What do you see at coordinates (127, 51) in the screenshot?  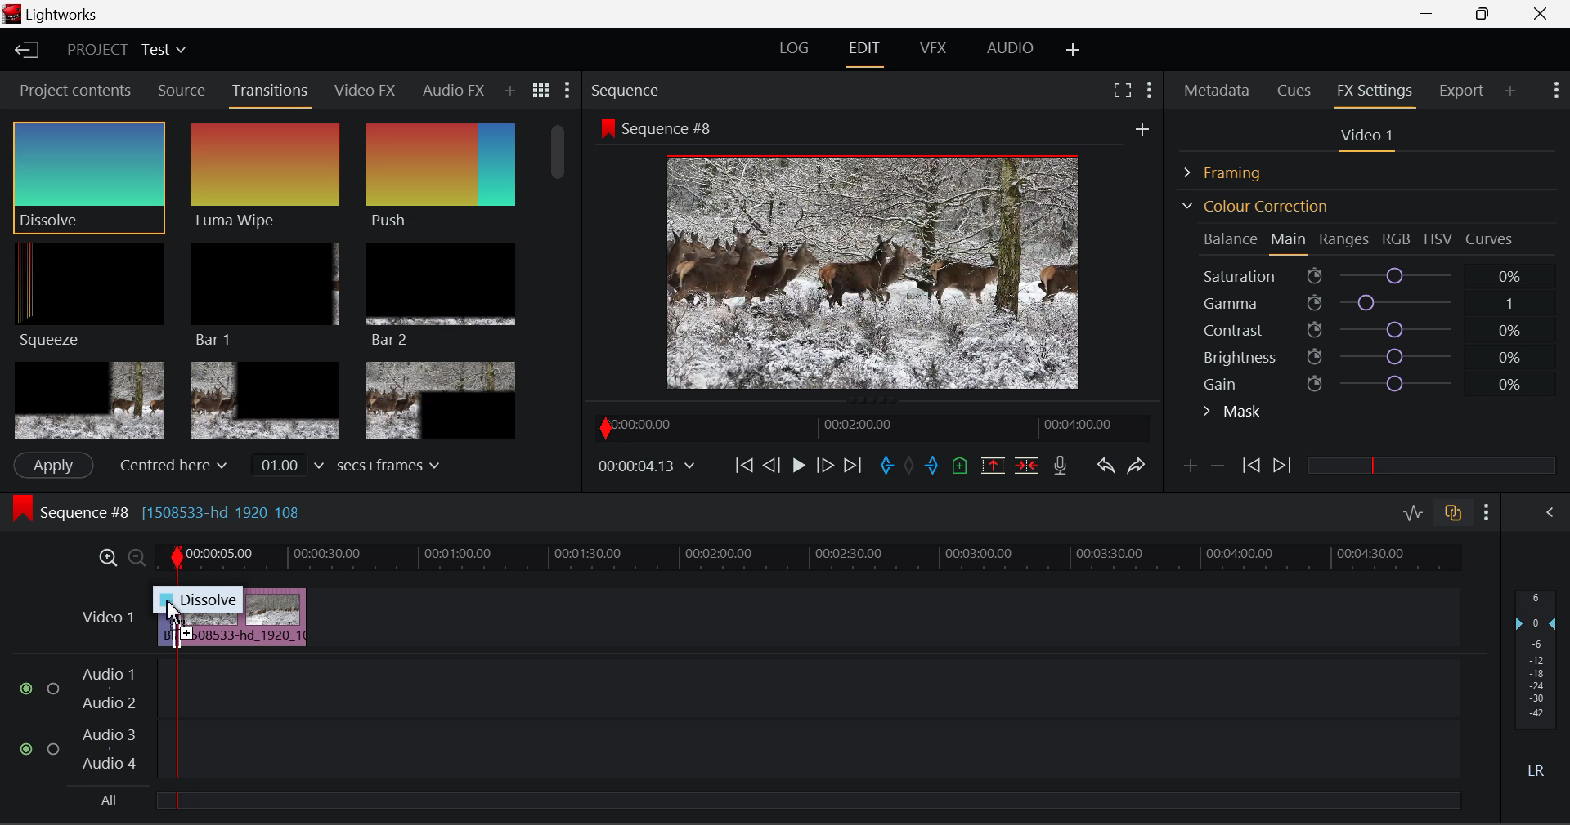 I see `Project Title` at bounding box center [127, 51].